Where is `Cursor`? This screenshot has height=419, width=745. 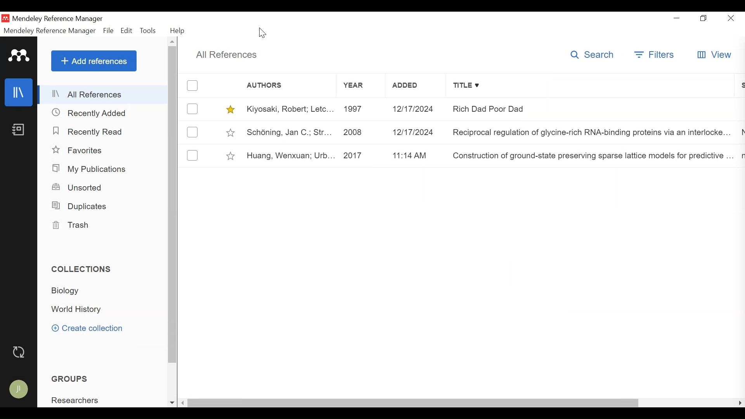
Cursor is located at coordinates (264, 33).